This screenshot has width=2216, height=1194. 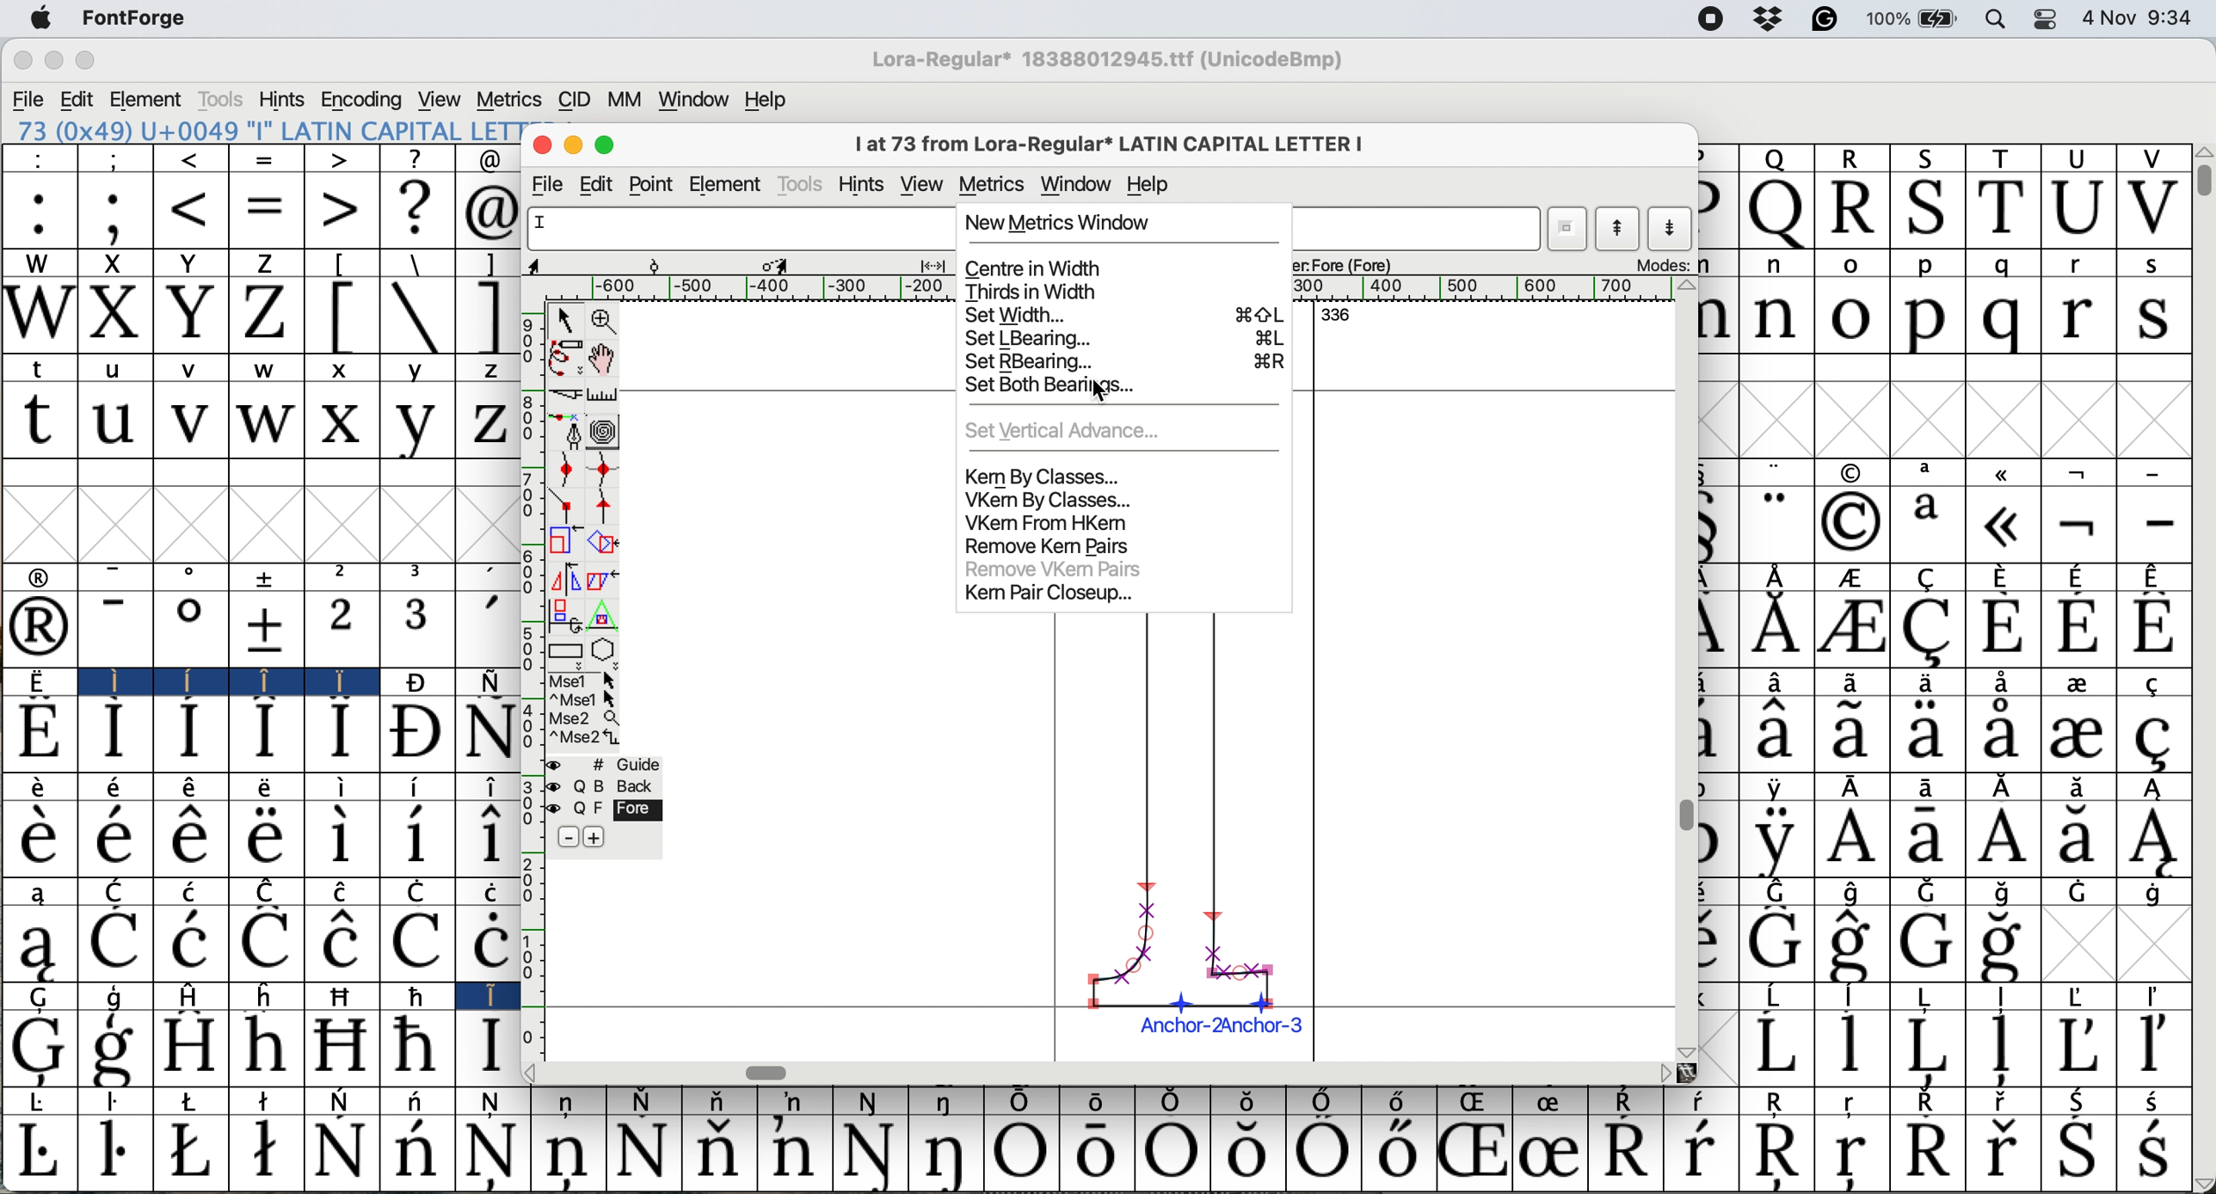 What do you see at coordinates (2154, 1047) in the screenshot?
I see `Symbol` at bounding box center [2154, 1047].